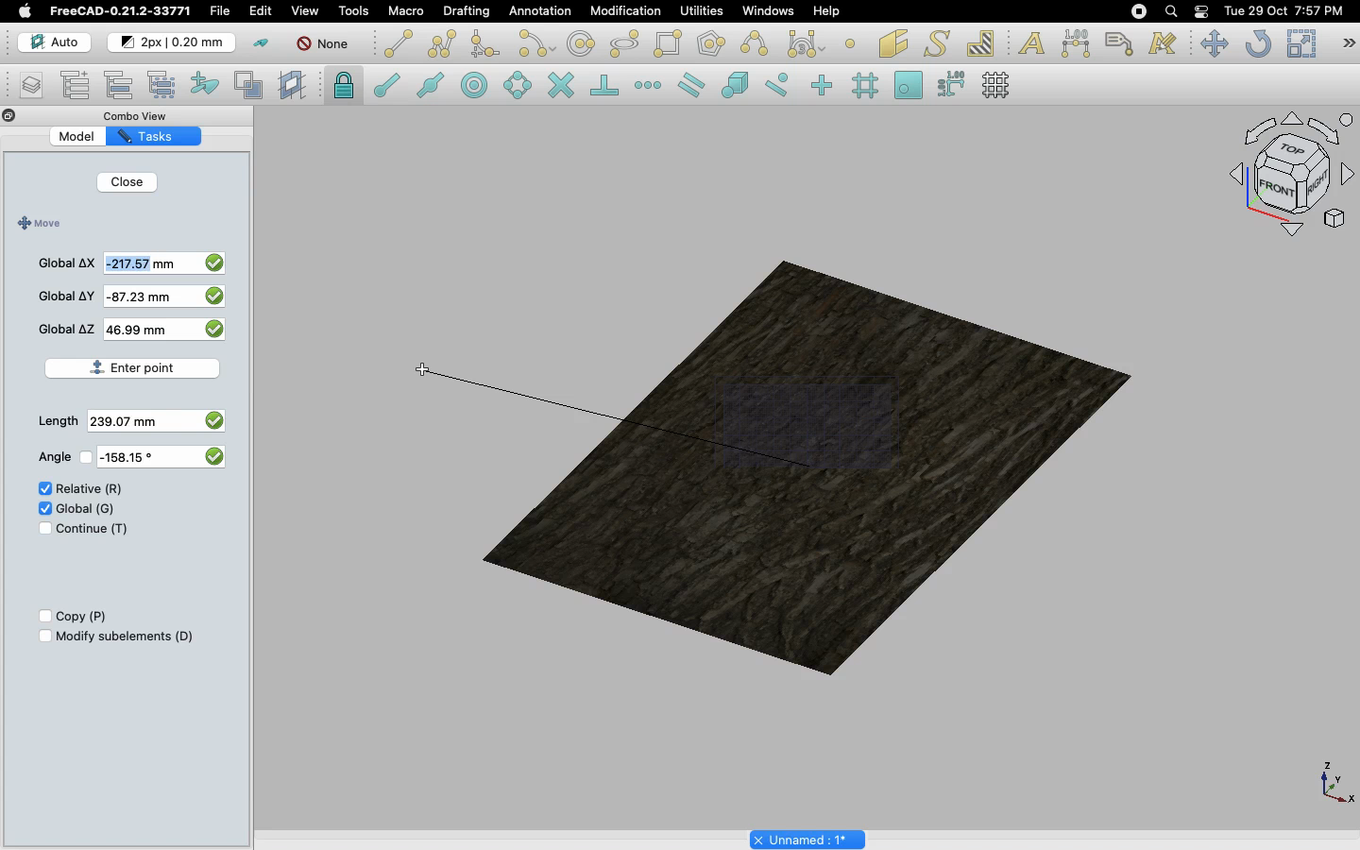 The image size is (1360, 850). What do you see at coordinates (1290, 178) in the screenshot?
I see `Navigation styles` at bounding box center [1290, 178].